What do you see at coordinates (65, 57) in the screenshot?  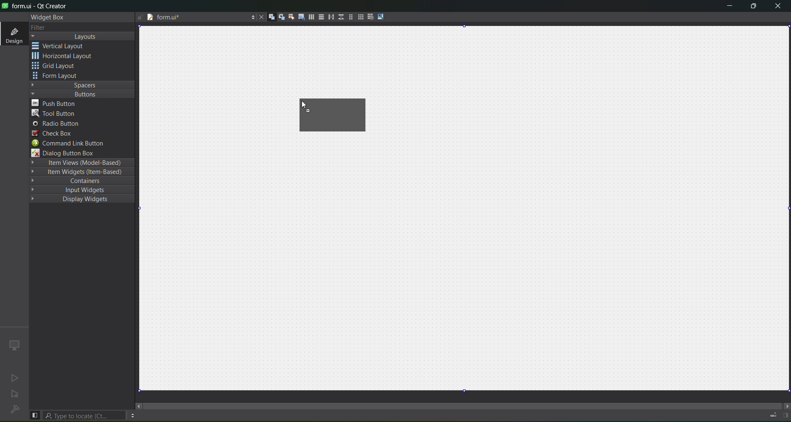 I see `horizontal layout` at bounding box center [65, 57].